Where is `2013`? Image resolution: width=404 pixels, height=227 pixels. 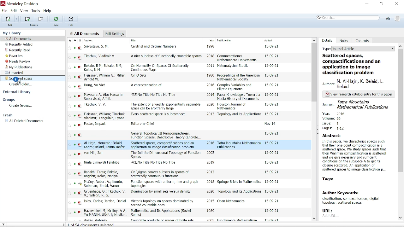
2013 is located at coordinates (211, 114).